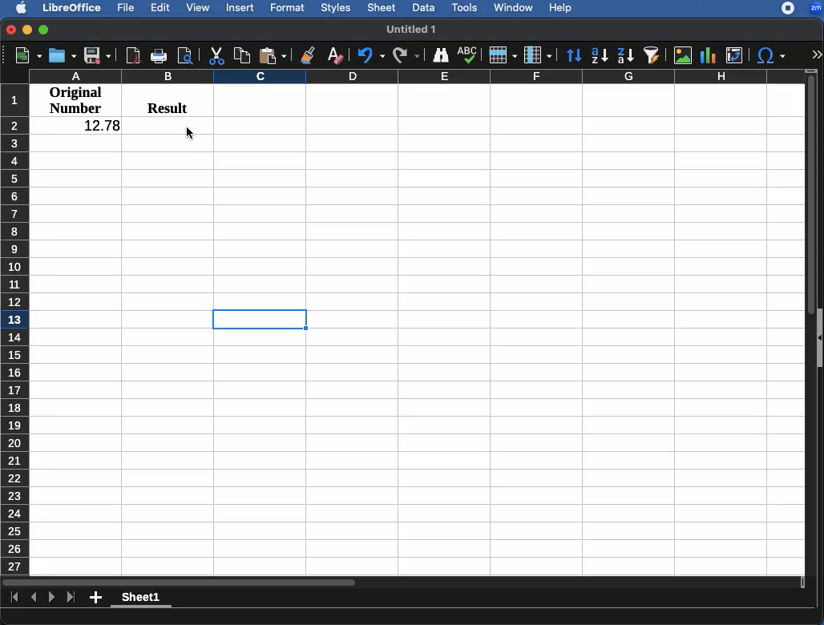 The width and height of the screenshot is (824, 625). I want to click on Column, so click(538, 55).